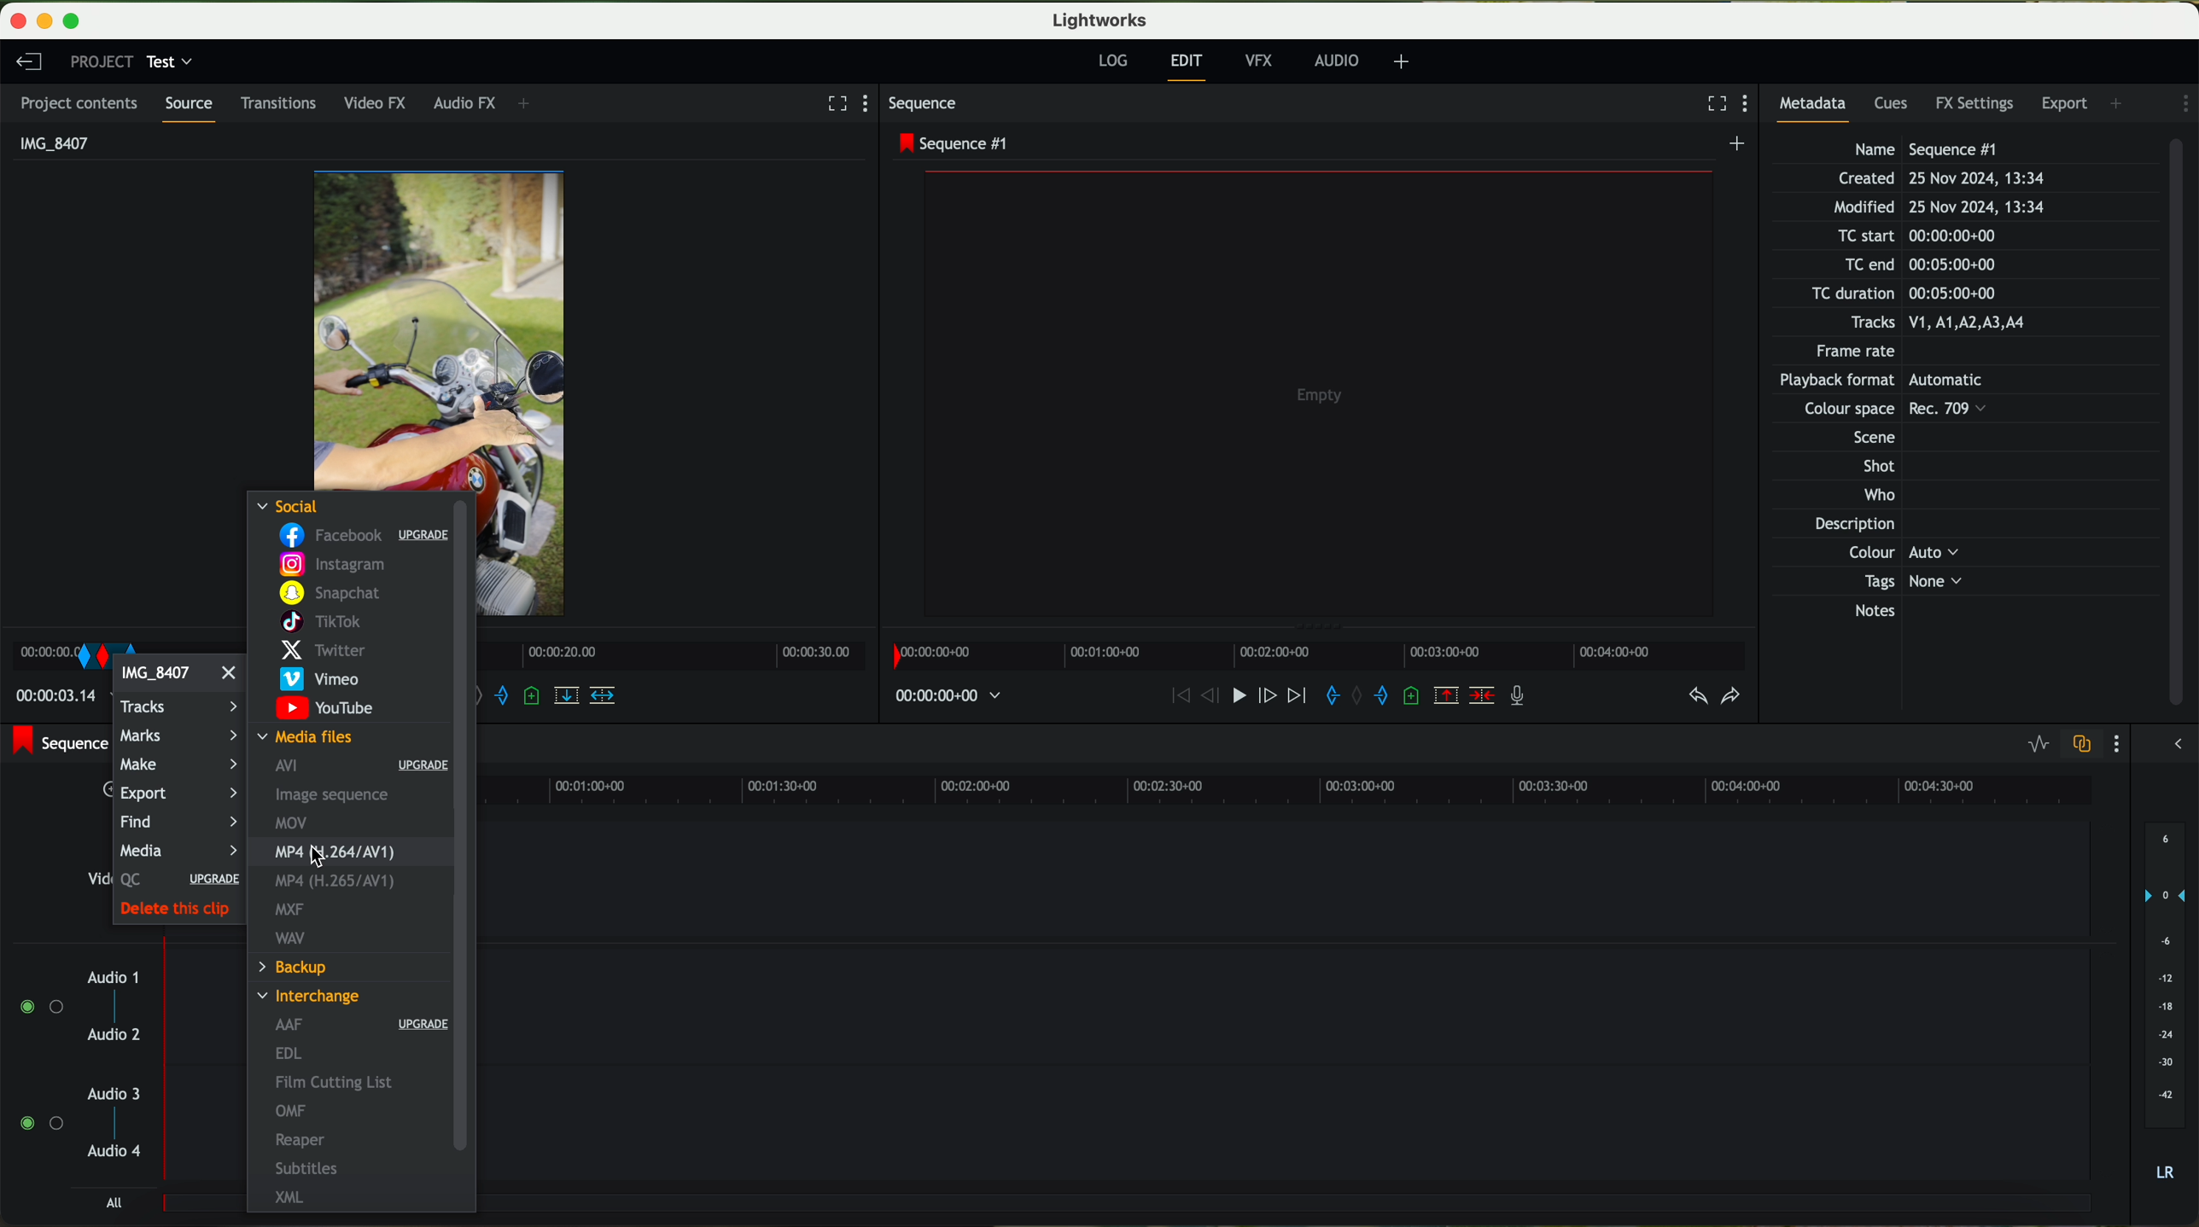 This screenshot has width=2199, height=1227. I want to click on MXF, so click(290, 912).